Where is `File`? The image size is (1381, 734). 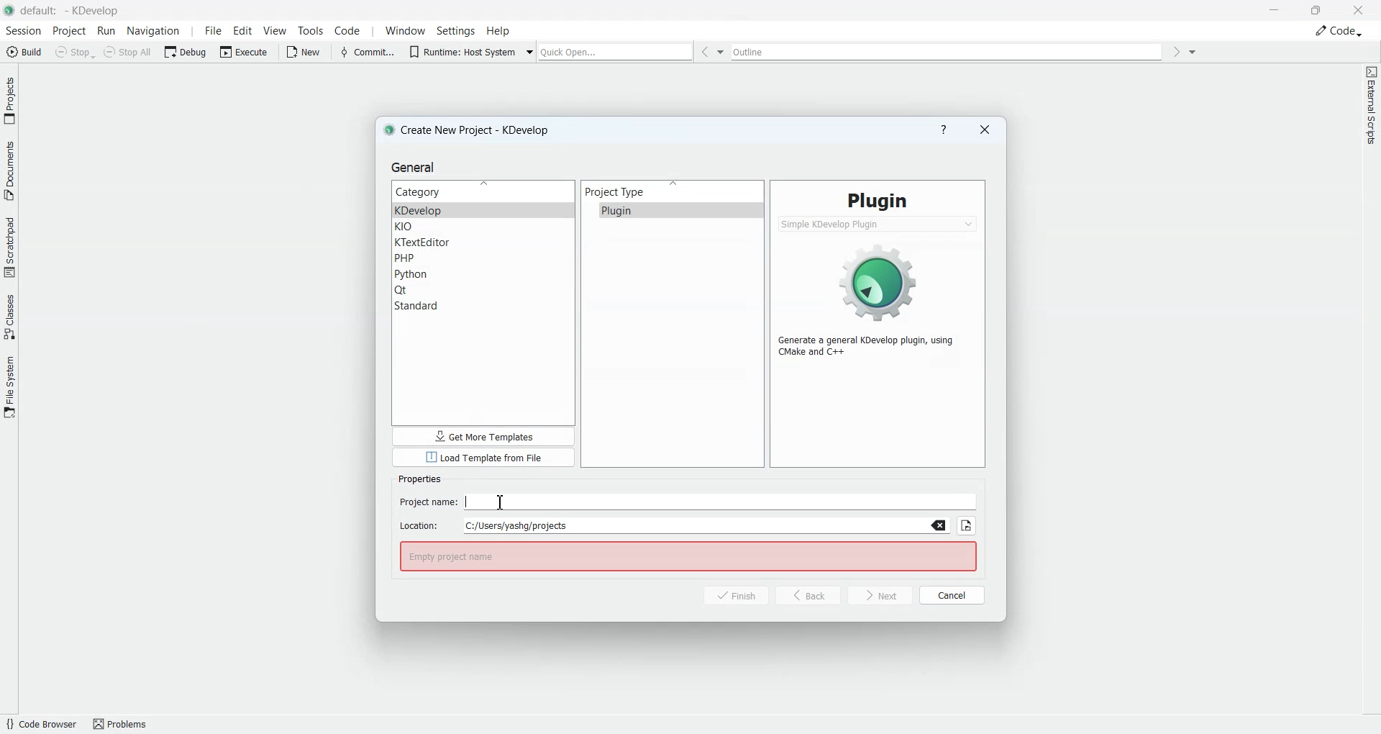
File is located at coordinates (211, 31).